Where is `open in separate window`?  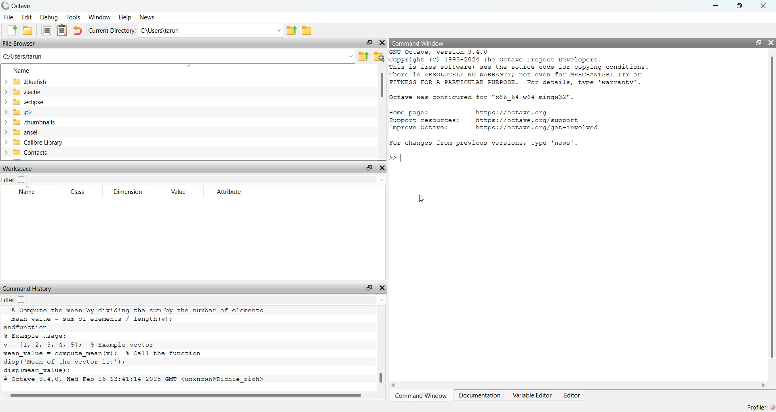
open in separate window is located at coordinates (369, 42).